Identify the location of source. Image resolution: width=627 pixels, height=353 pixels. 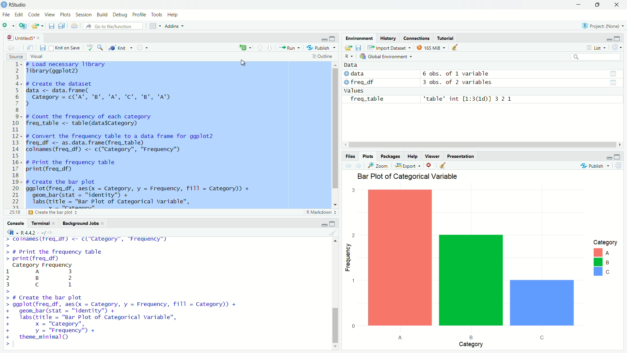
(16, 57).